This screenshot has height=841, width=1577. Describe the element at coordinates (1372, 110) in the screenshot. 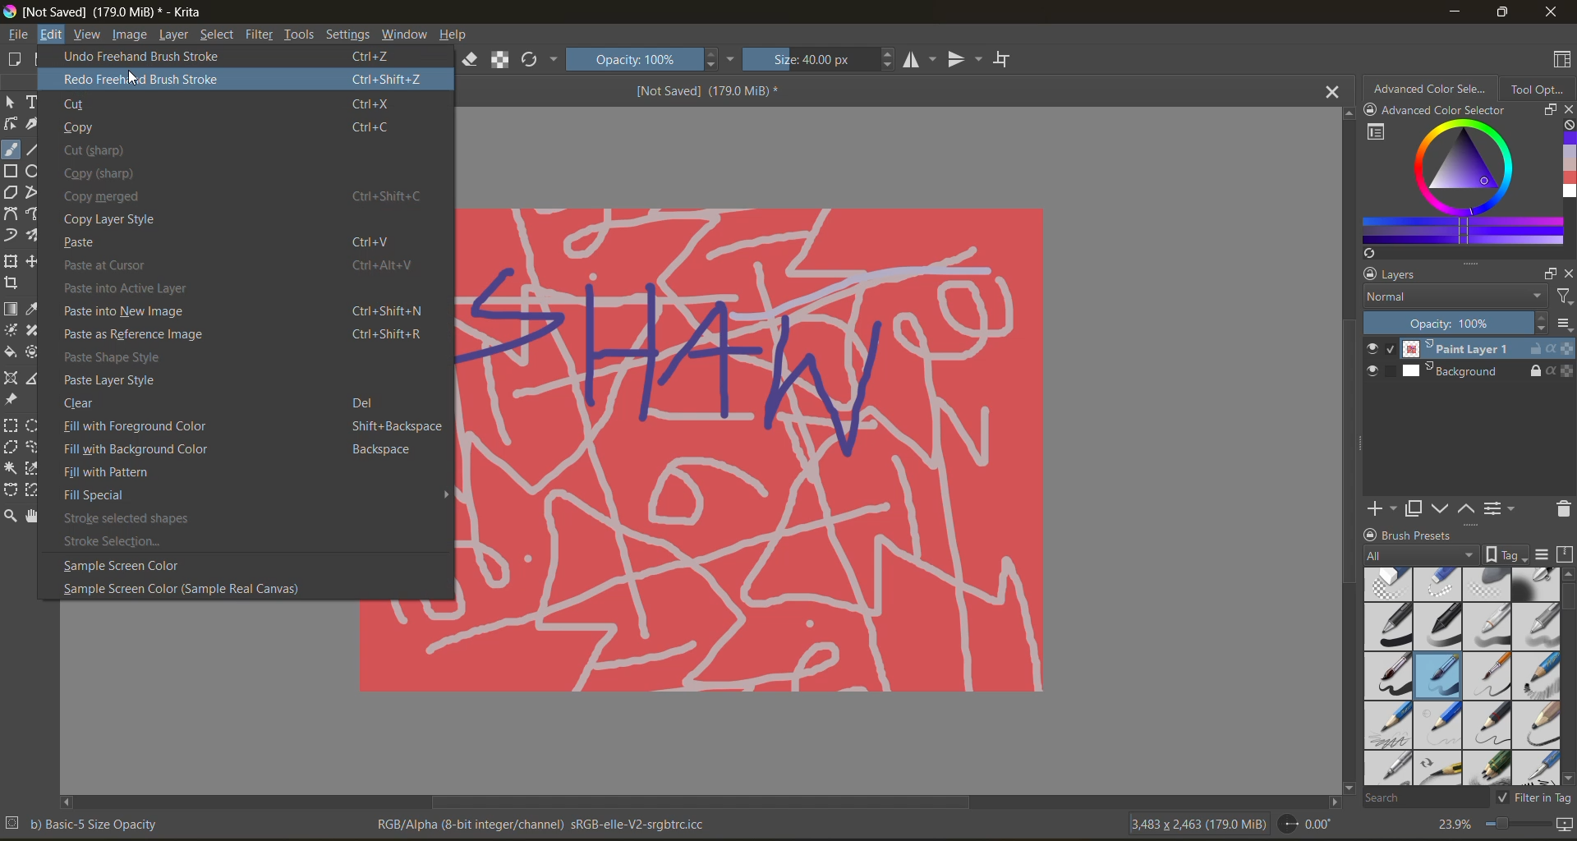

I see `lock docker` at that location.